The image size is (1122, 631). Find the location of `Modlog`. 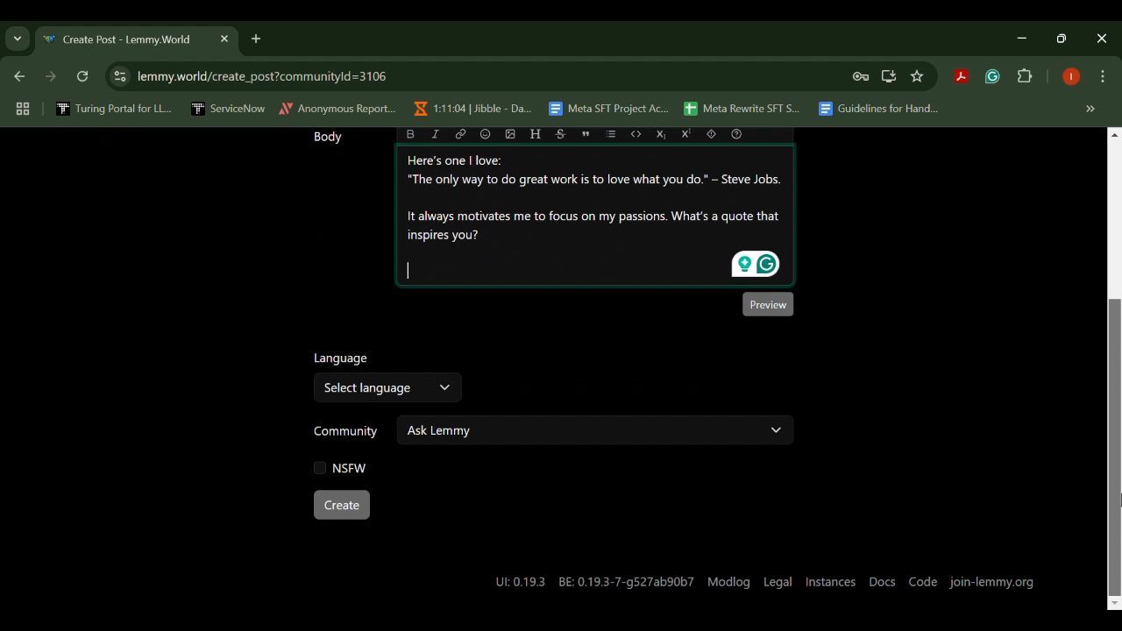

Modlog is located at coordinates (728, 580).